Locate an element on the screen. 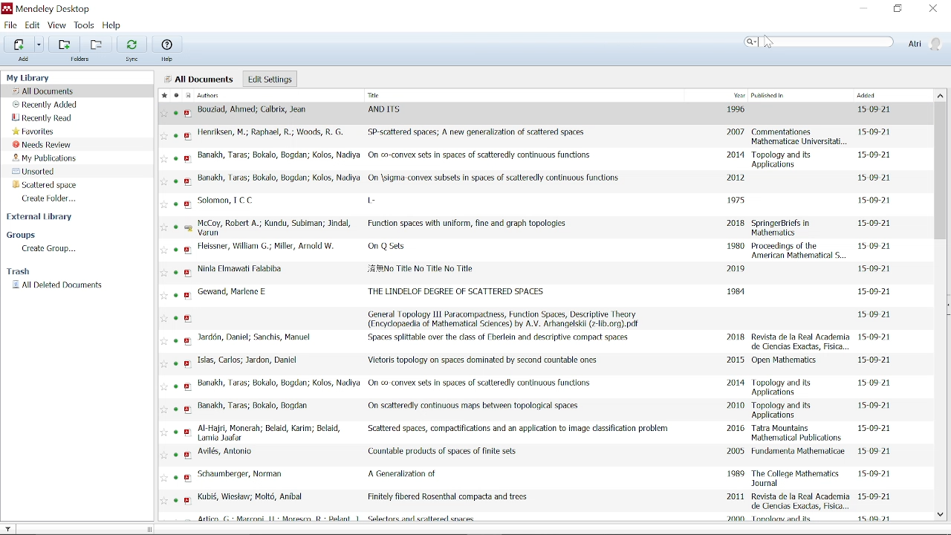 The height and width of the screenshot is (535, 951). Authors is located at coordinates (264, 96).